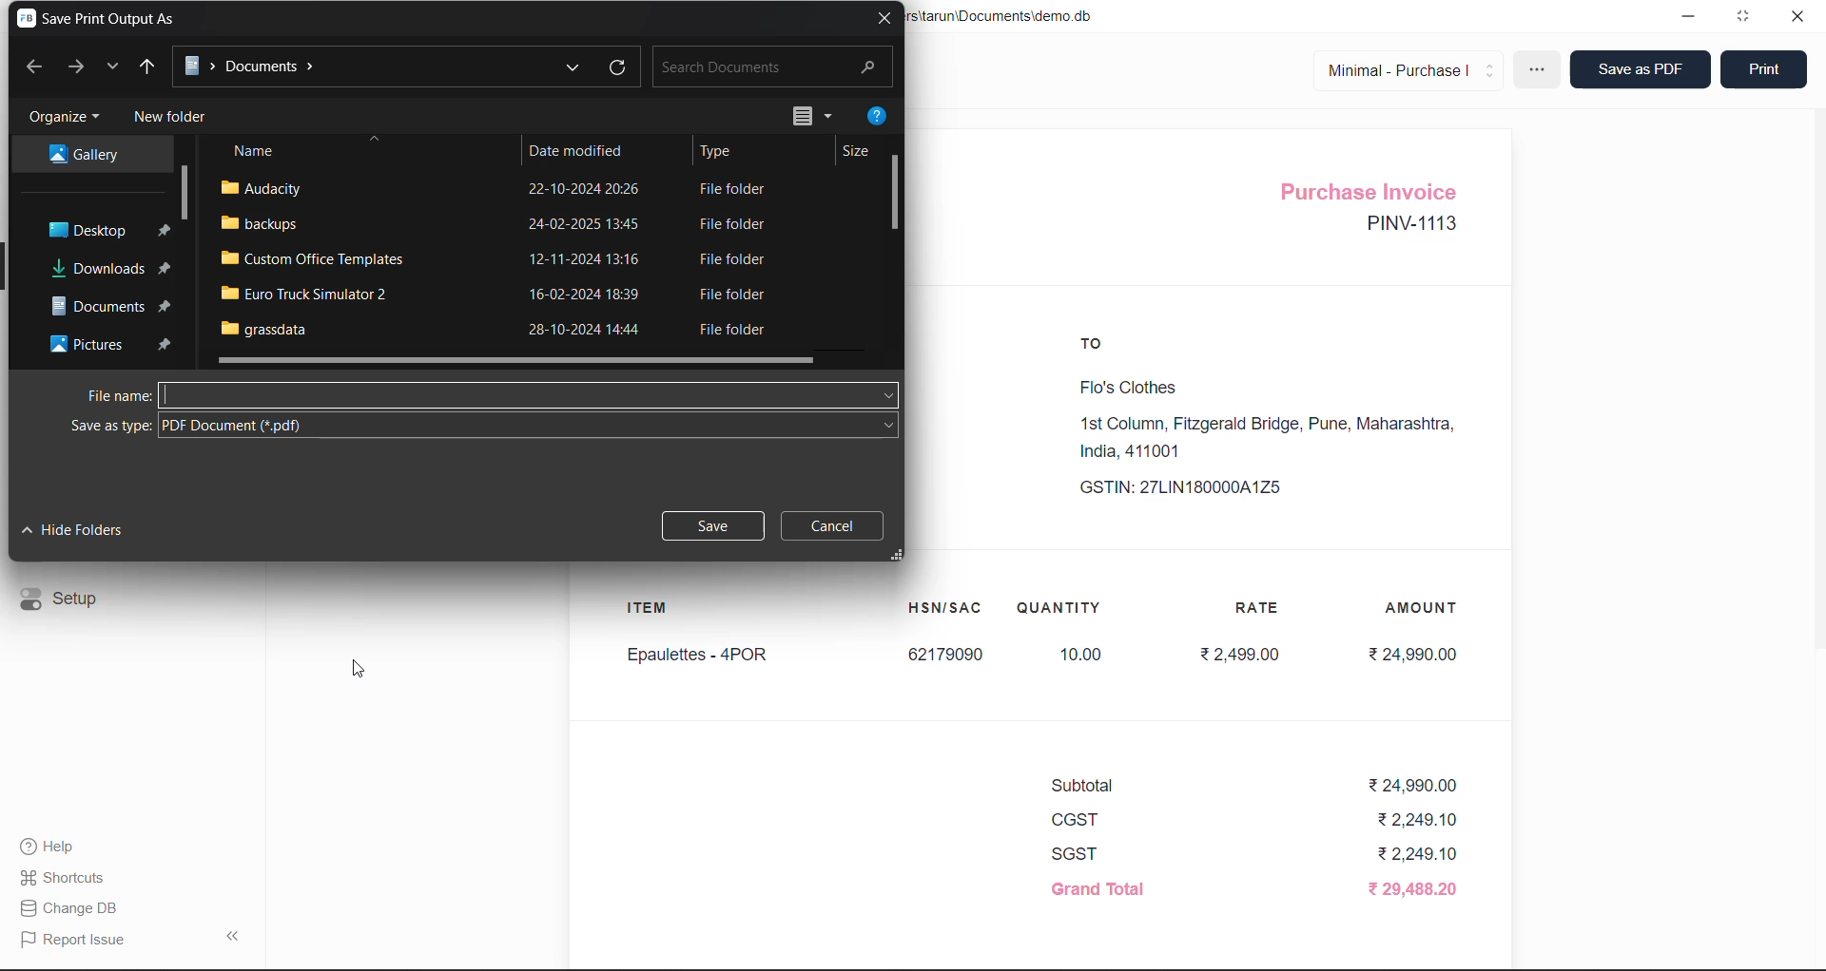 Image resolution: width=1826 pixels, height=971 pixels. What do you see at coordinates (1245, 656) in the screenshot?
I see `₹2,499.00` at bounding box center [1245, 656].